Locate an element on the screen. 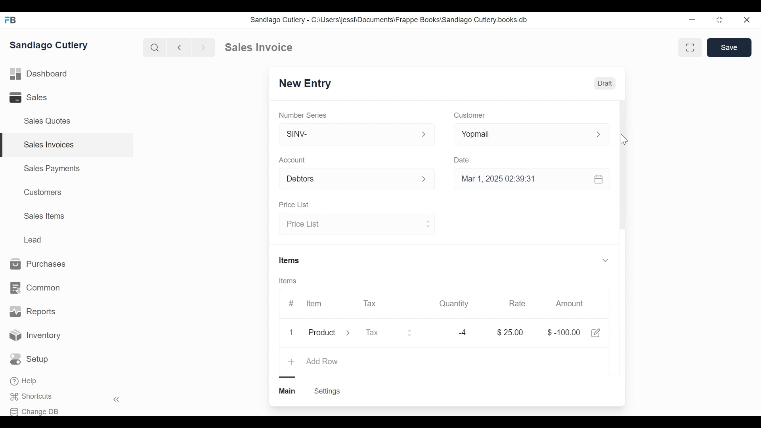 The height and width of the screenshot is (428, 761). 1 is located at coordinates (292, 332).